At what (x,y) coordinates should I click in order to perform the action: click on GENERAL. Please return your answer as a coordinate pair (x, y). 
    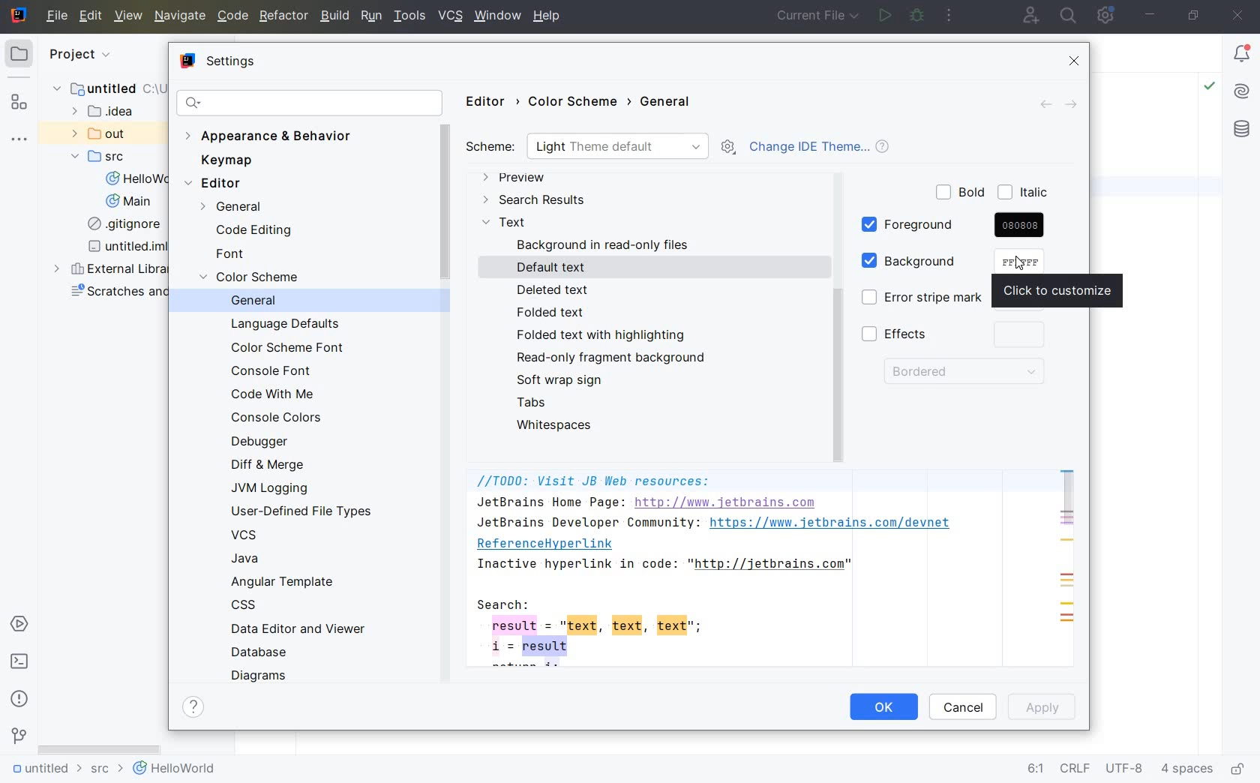
    Looking at the image, I should click on (670, 103).